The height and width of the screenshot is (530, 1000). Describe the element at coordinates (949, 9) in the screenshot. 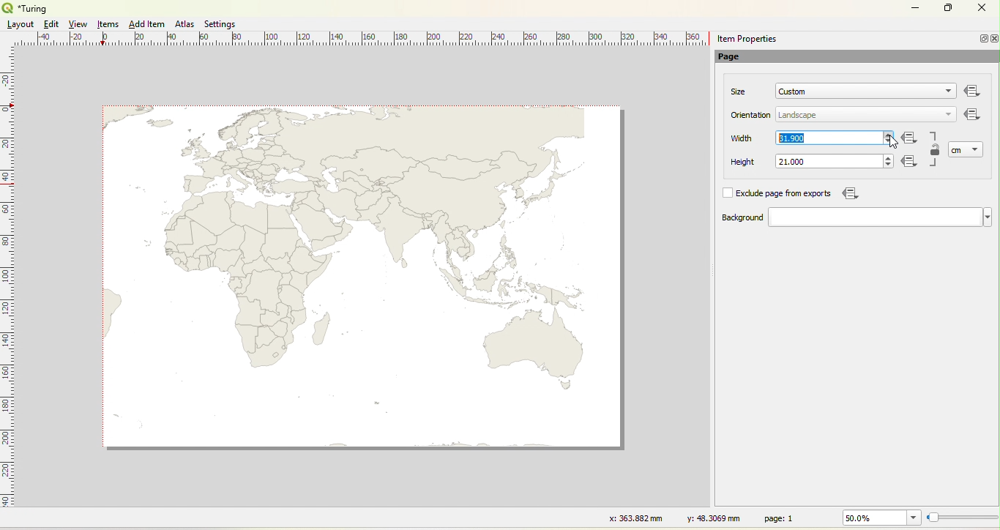

I see `Maximize` at that location.